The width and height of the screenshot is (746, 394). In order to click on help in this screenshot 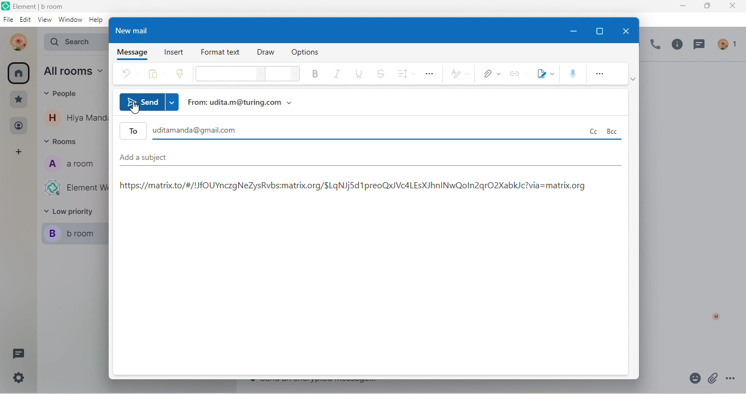, I will do `click(98, 23)`.